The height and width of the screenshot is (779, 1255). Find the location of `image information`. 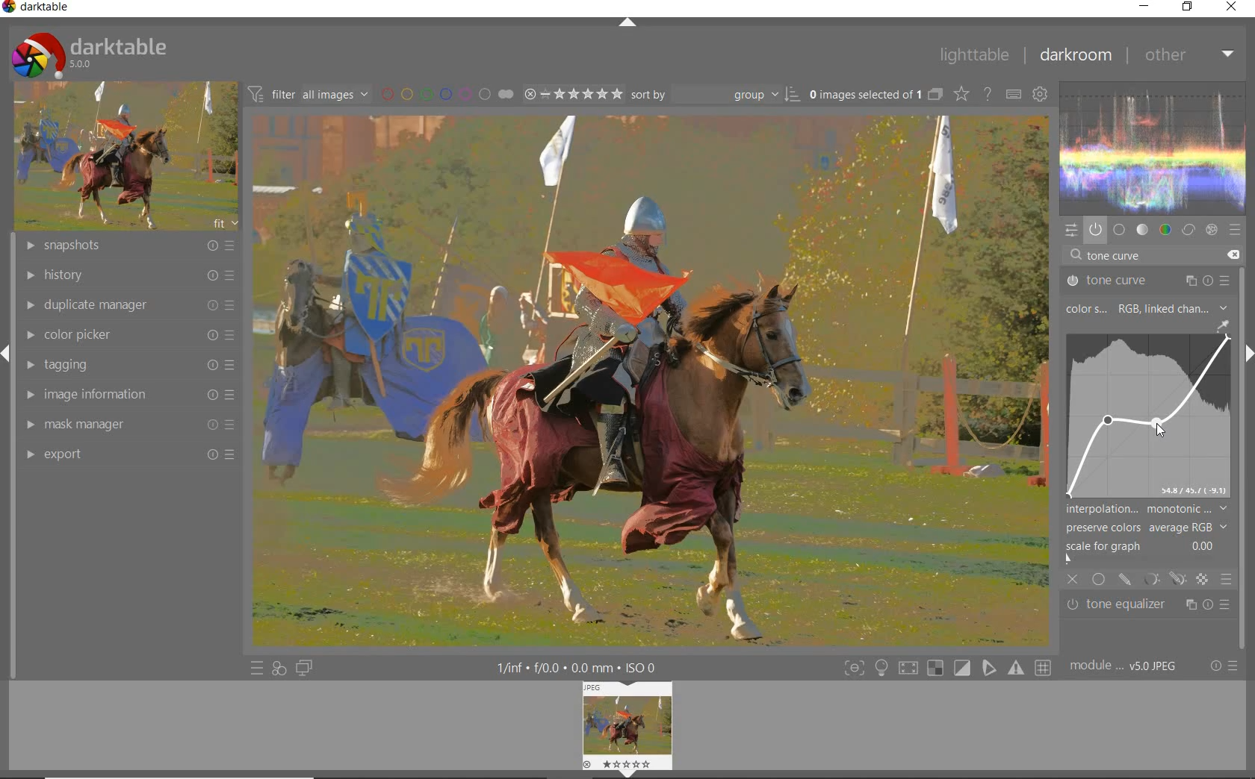

image information is located at coordinates (126, 395).